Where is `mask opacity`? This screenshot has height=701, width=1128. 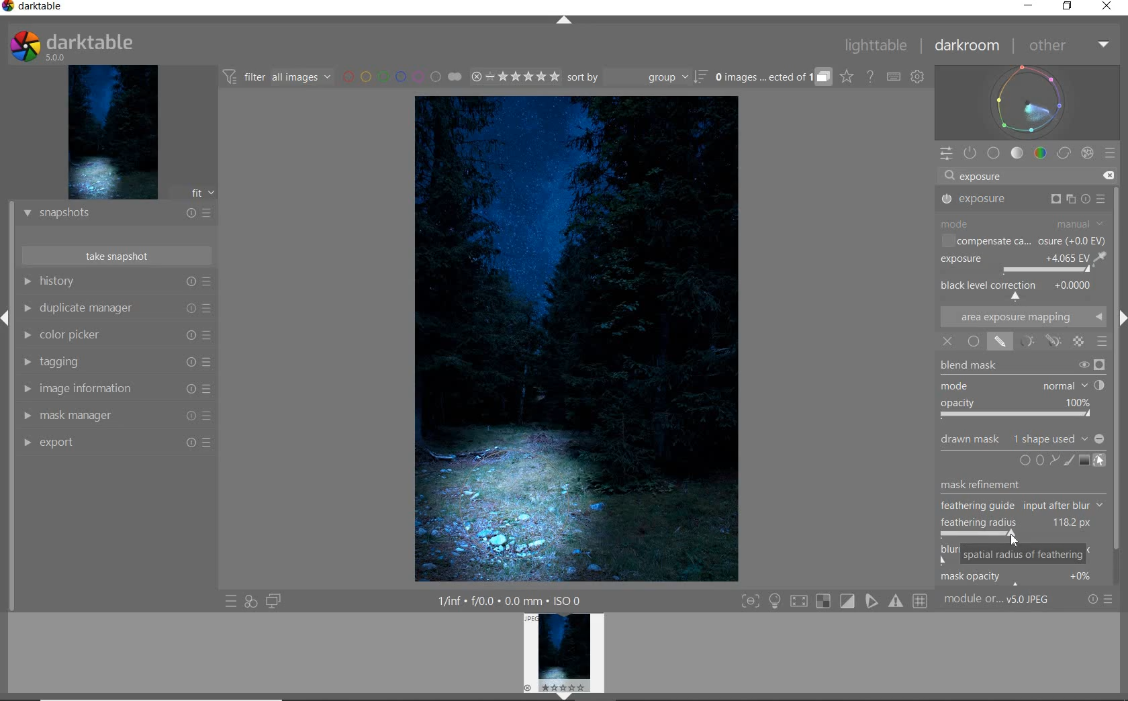 mask opacity is located at coordinates (1012, 575).